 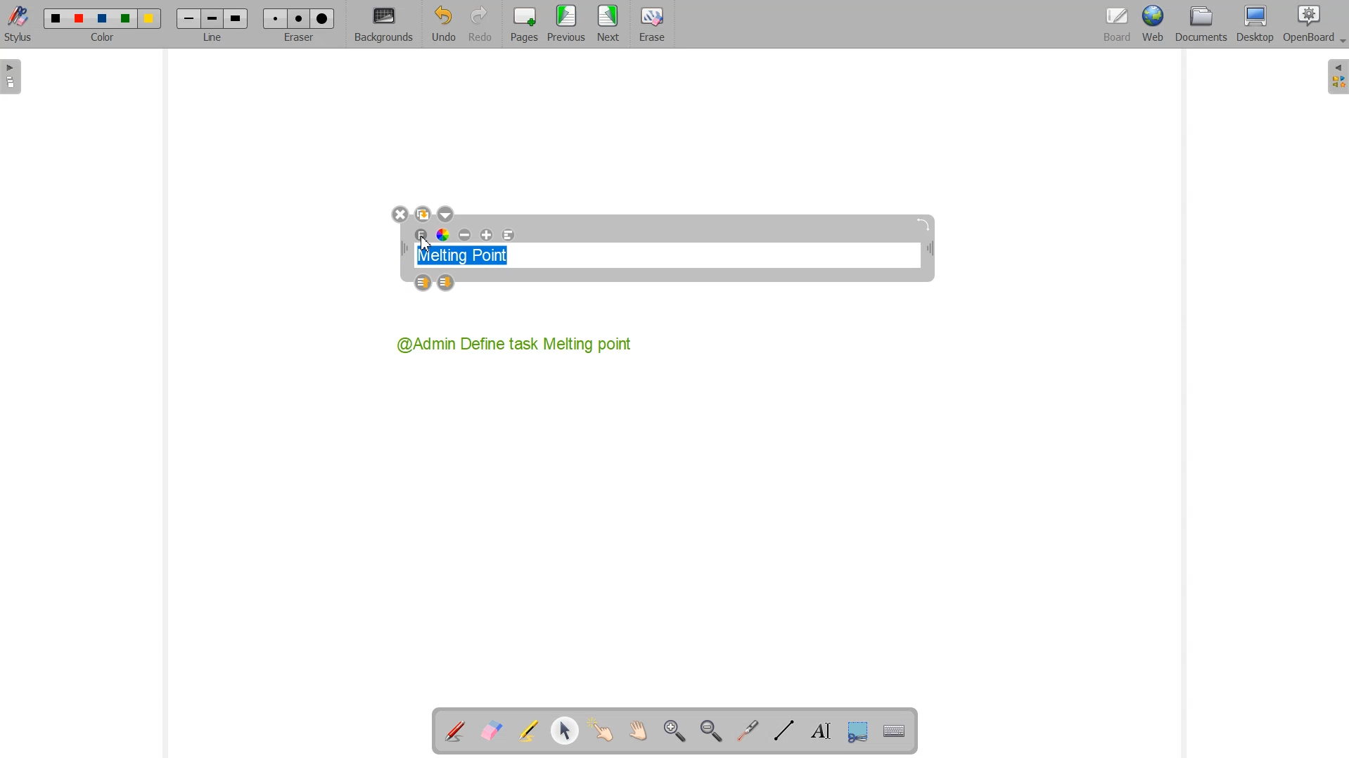 I want to click on Sidebar, so click(x=13, y=77).